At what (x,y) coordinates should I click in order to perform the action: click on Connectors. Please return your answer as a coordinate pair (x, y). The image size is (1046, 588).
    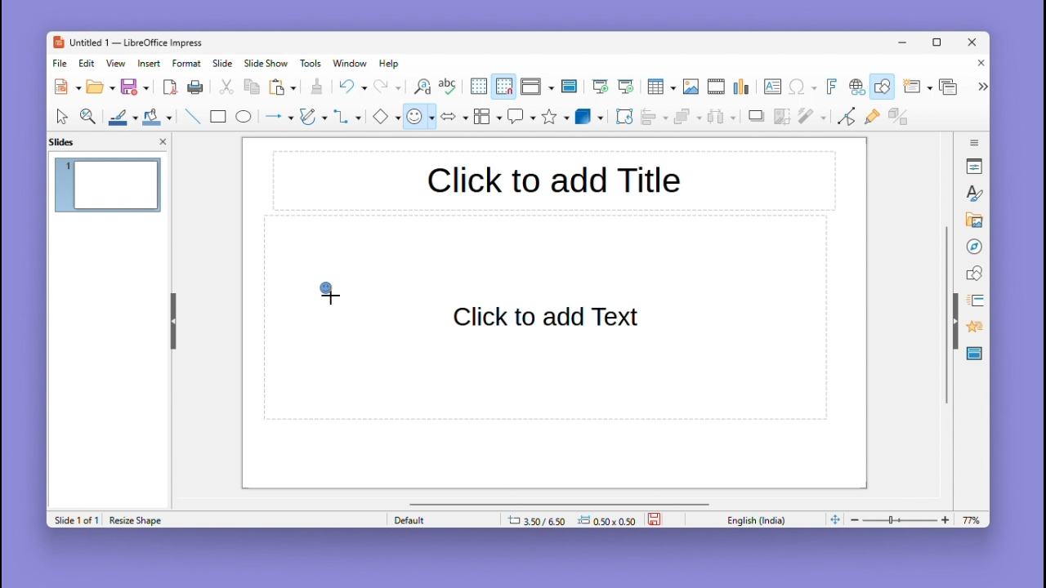
    Looking at the image, I should click on (347, 116).